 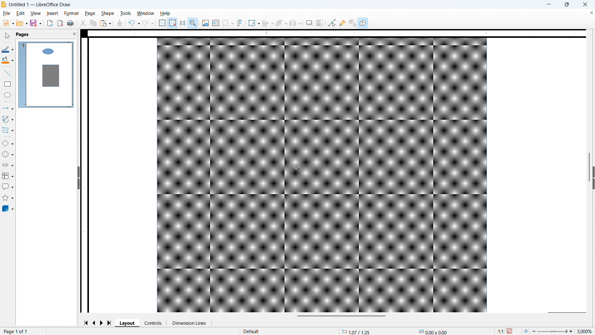 What do you see at coordinates (510, 331) in the screenshot?
I see `save ` at bounding box center [510, 331].